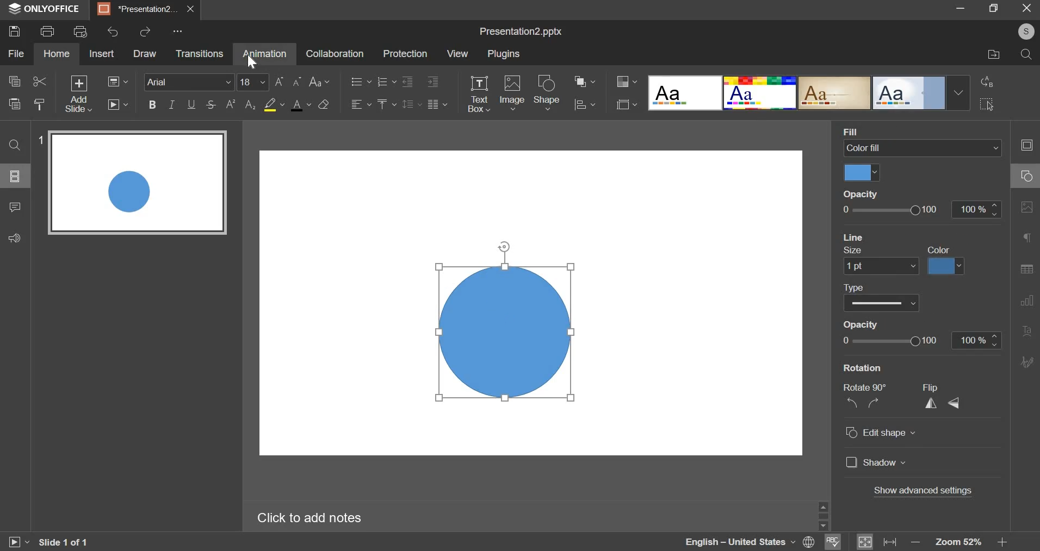 The width and height of the screenshot is (1040, 551). I want to click on line color, so click(946, 266).